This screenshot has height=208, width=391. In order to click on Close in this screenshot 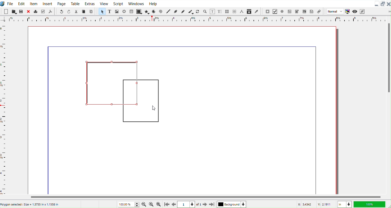, I will do `click(388, 4)`.